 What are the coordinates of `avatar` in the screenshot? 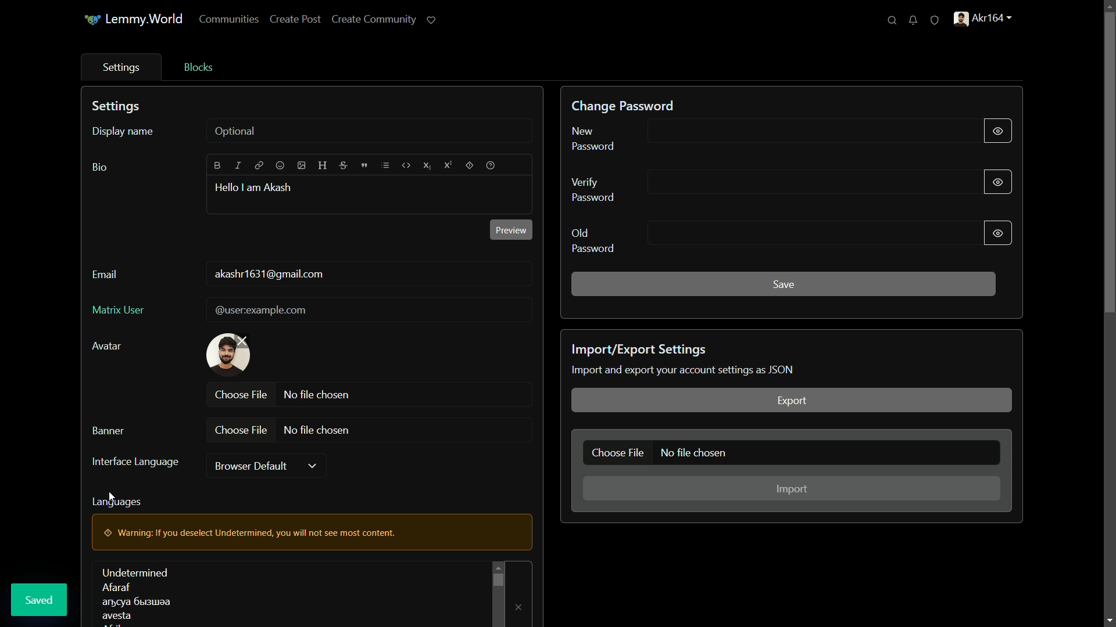 It's located at (106, 346).